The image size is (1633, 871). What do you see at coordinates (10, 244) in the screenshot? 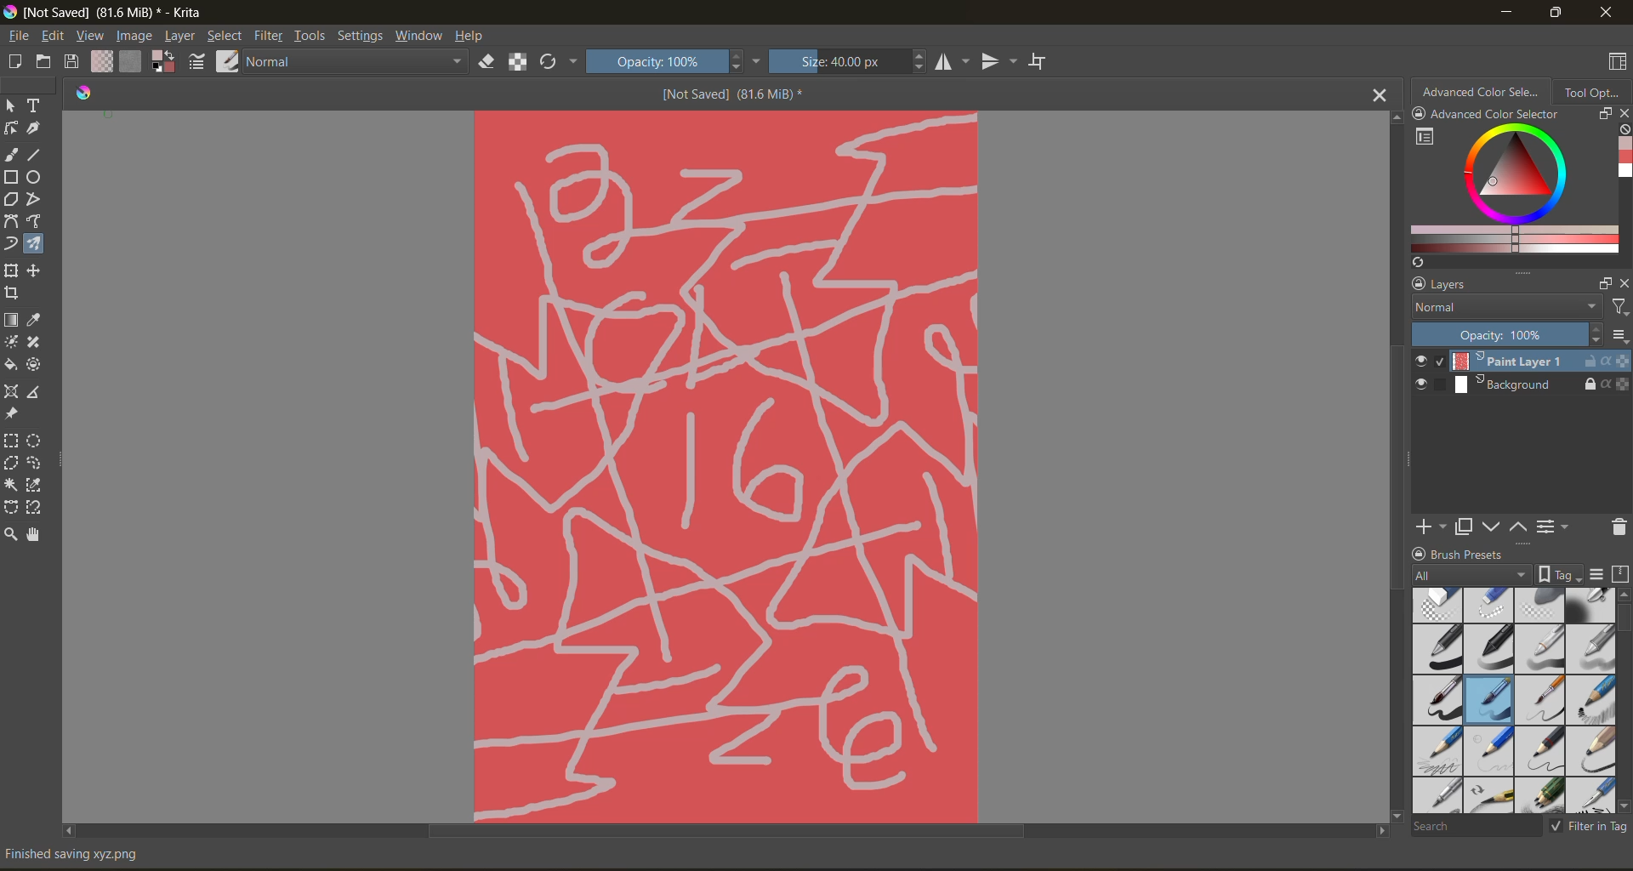
I see `tool` at bounding box center [10, 244].